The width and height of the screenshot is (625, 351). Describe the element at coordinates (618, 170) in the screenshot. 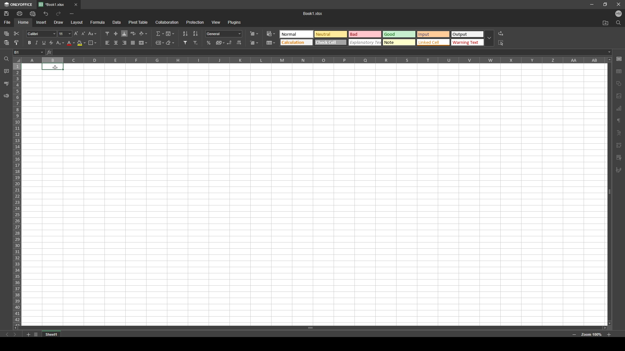

I see `pen and brush` at that location.